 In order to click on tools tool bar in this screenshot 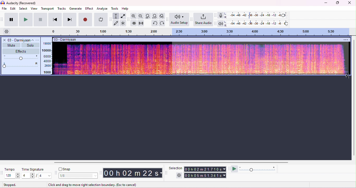, I will do `click(111, 19)`.